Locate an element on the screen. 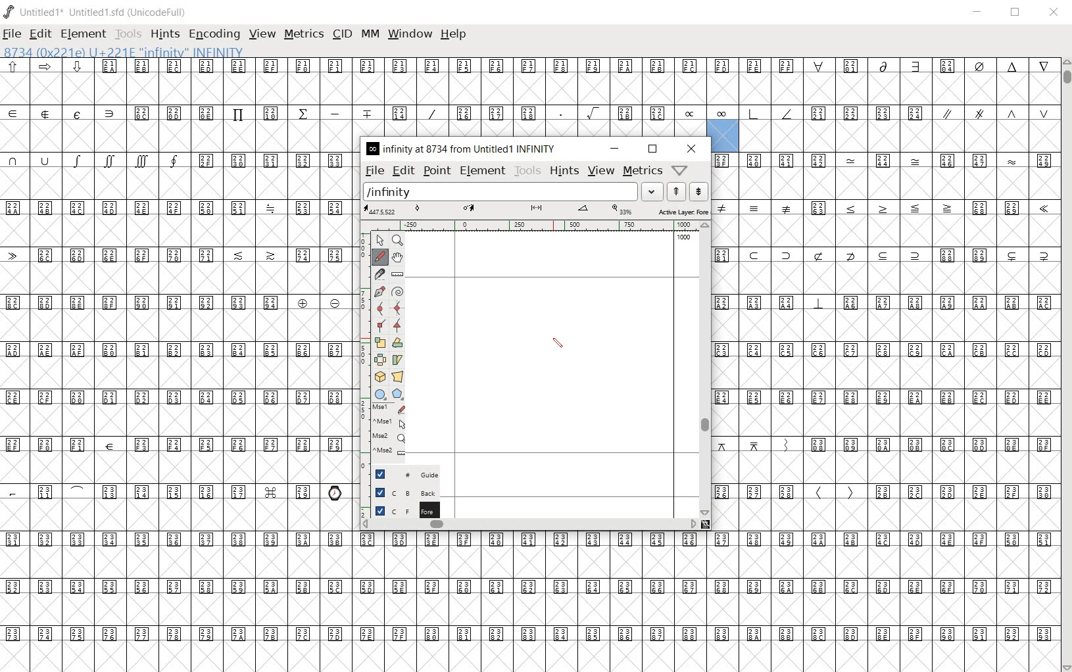  guide is located at coordinates (399, 475).